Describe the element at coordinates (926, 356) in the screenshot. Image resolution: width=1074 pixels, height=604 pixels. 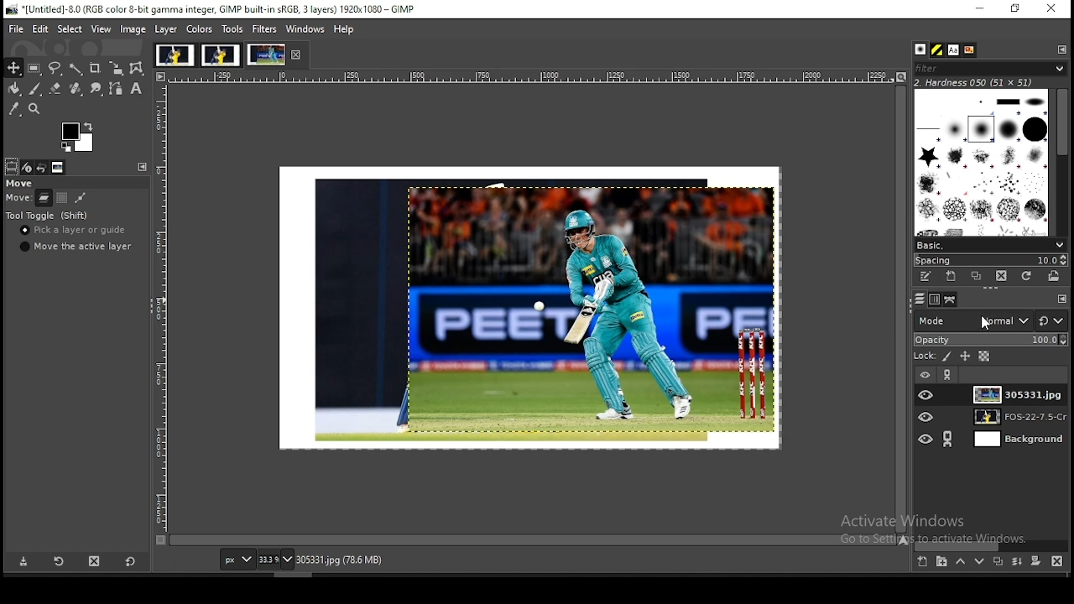
I see `lock` at that location.